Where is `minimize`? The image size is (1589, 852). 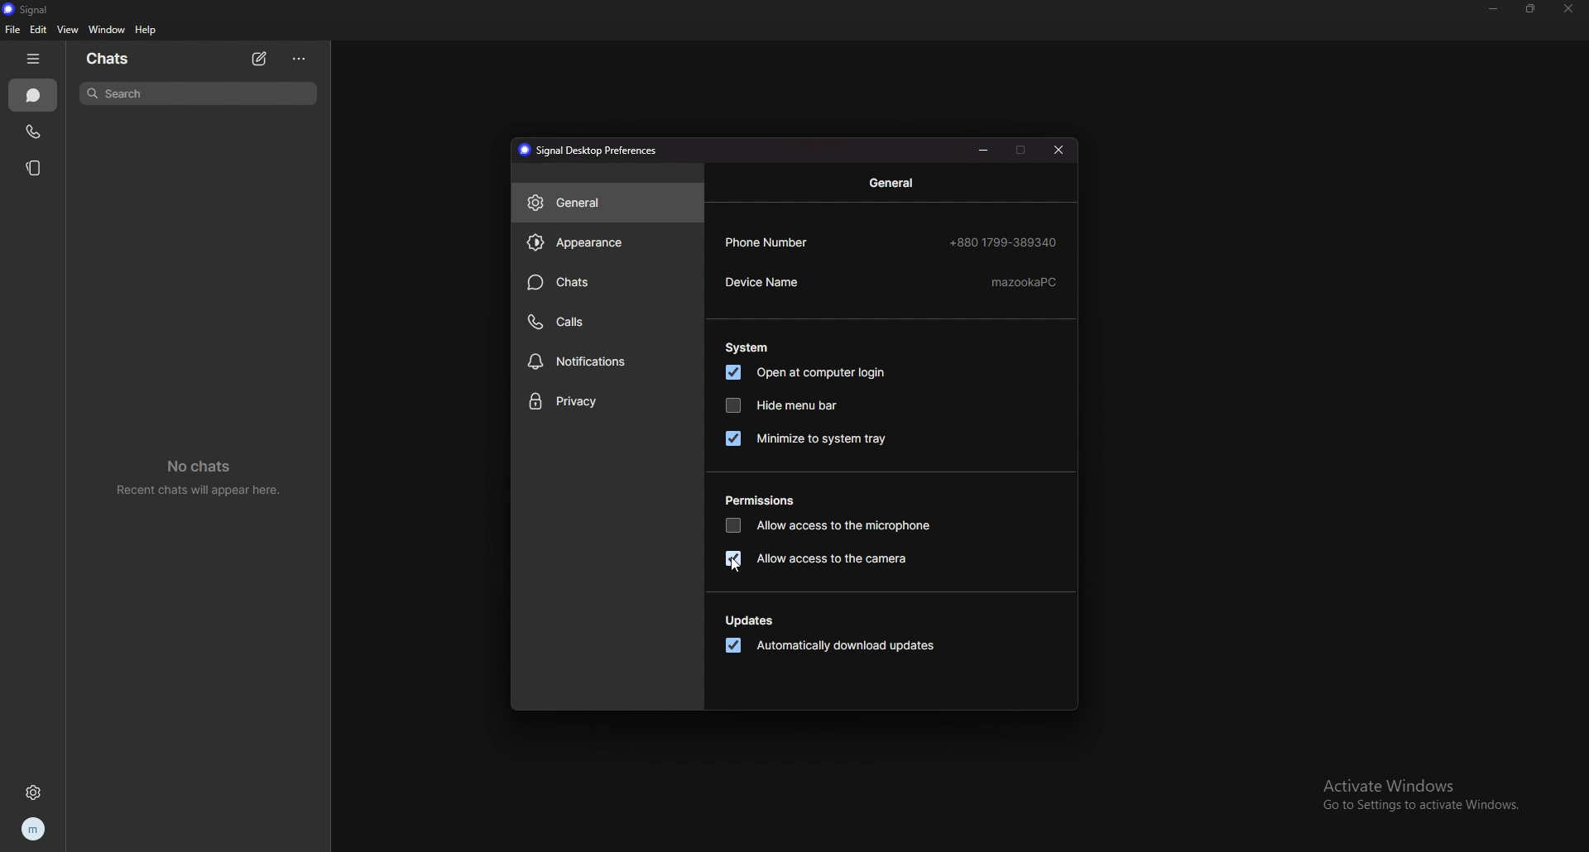 minimize is located at coordinates (1495, 8).